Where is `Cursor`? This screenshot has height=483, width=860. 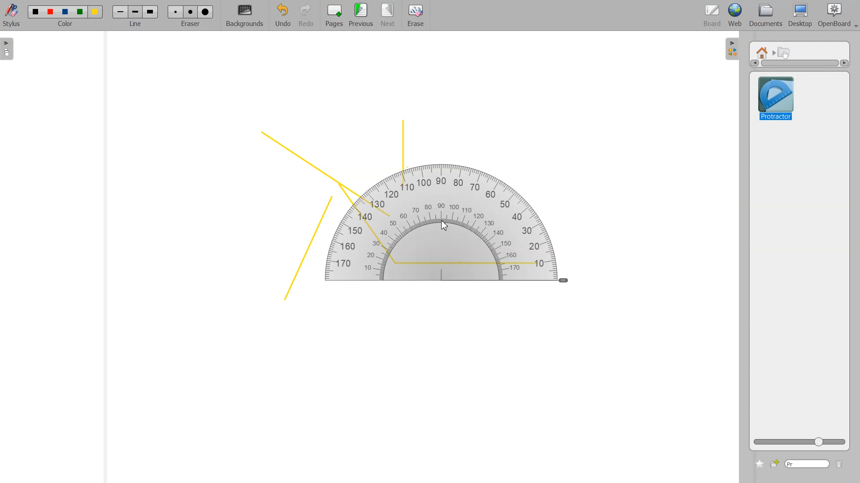
Cursor is located at coordinates (445, 224).